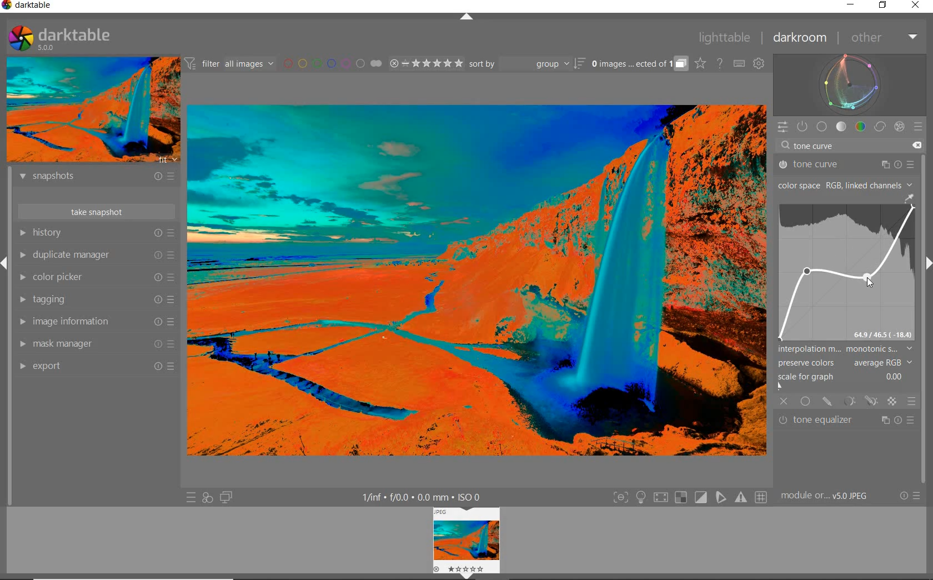  I want to click on Expand/Collapse, so click(468, 576).